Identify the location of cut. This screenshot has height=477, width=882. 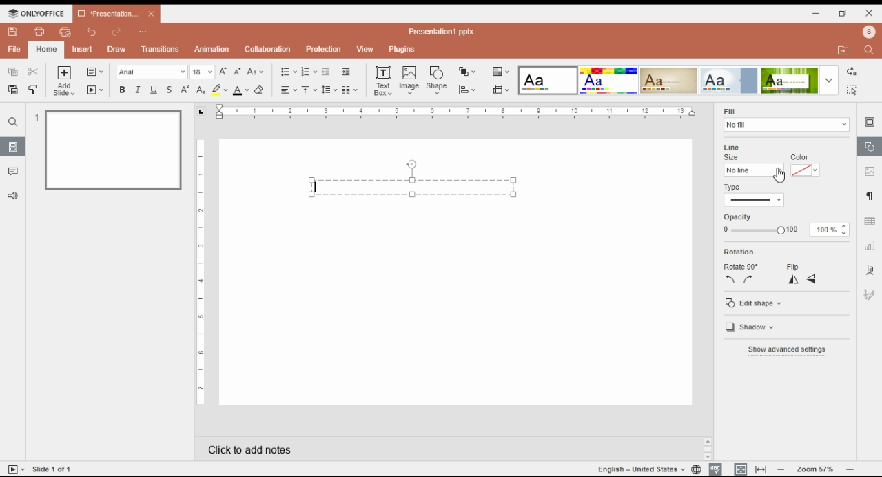
(33, 71).